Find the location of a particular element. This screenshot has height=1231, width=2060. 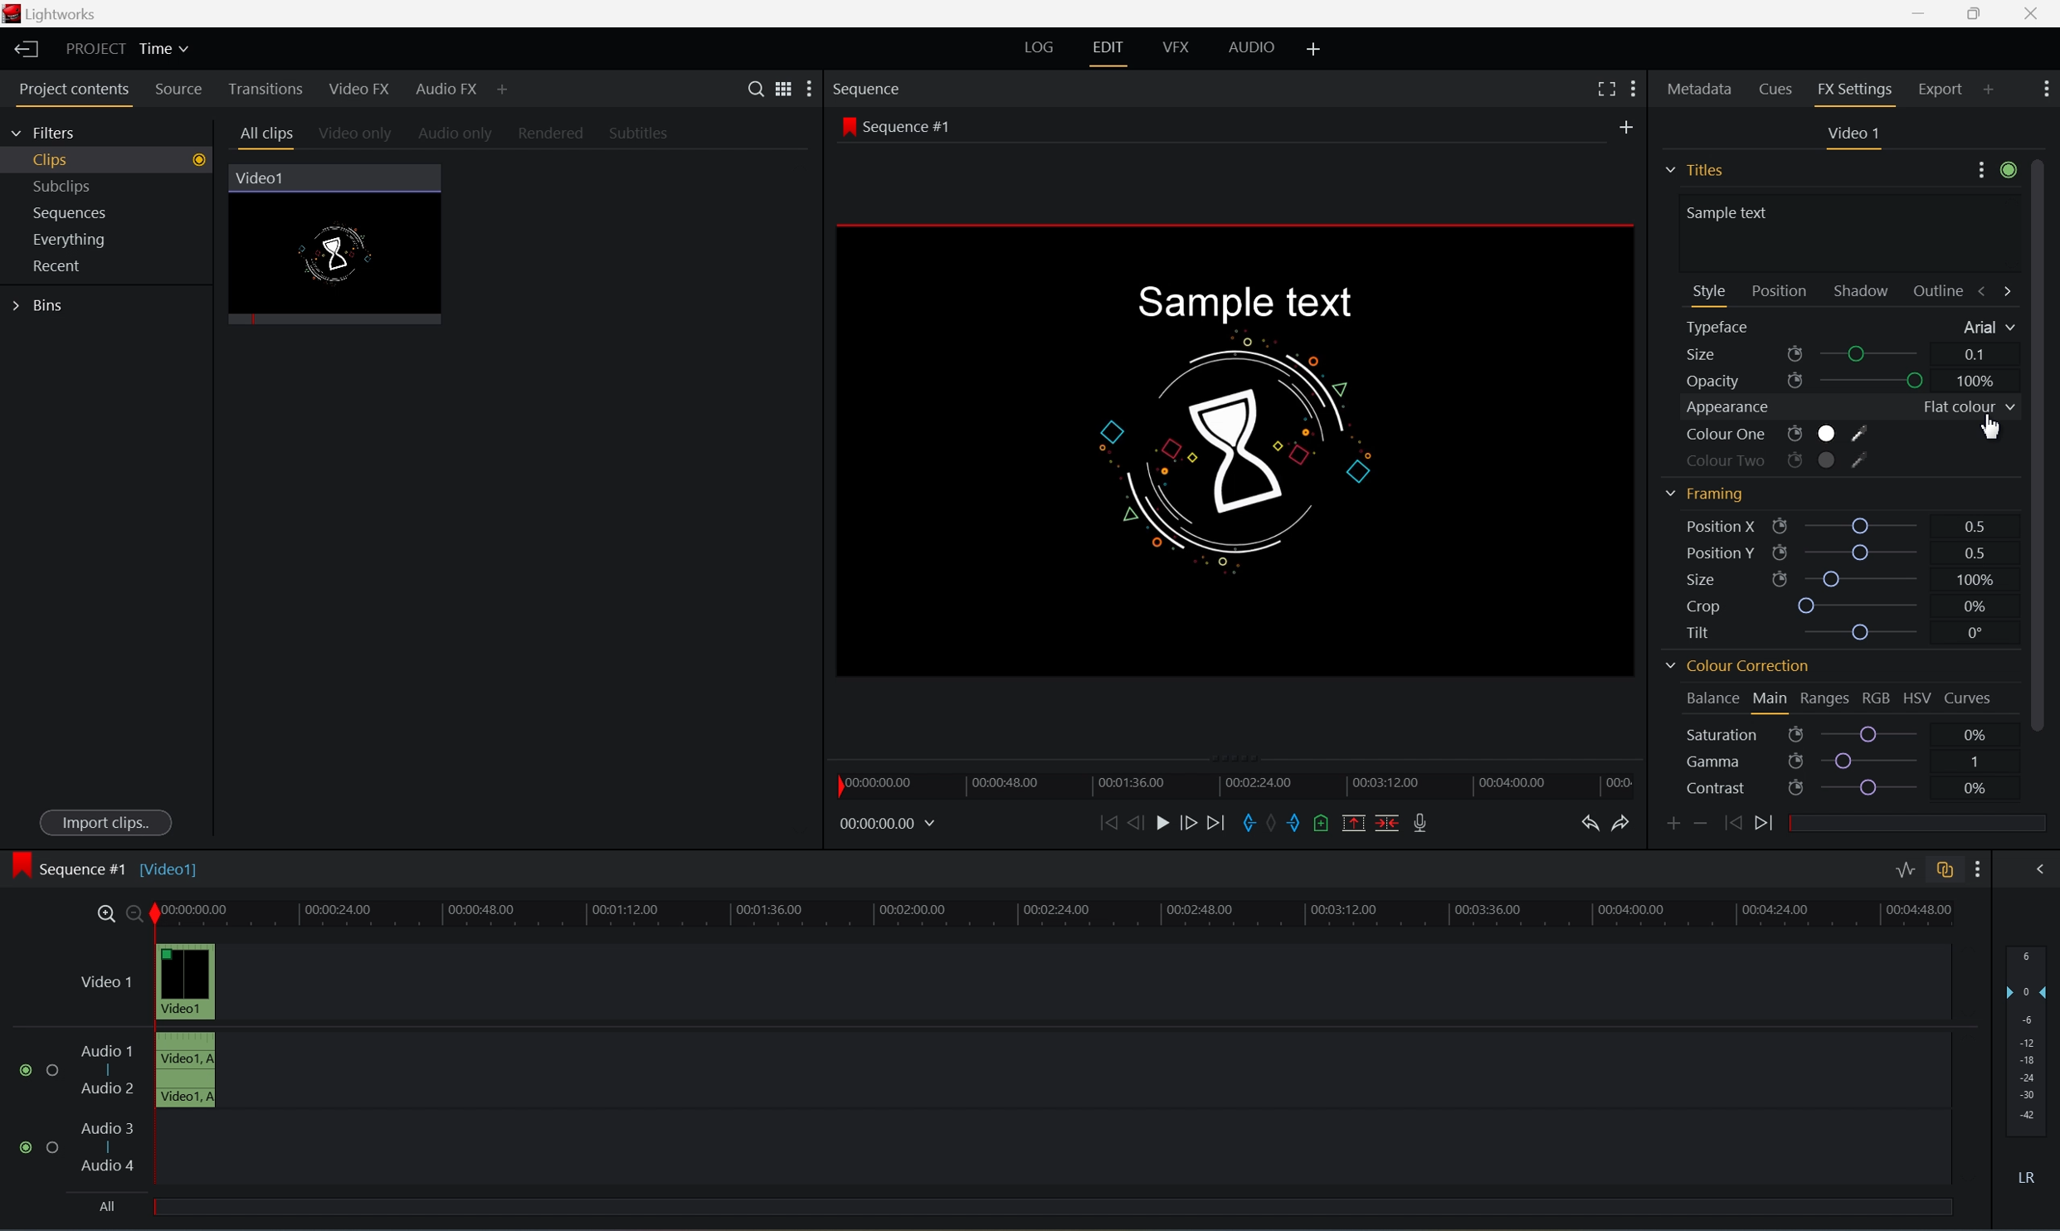

add keyframe at the current position is located at coordinates (1675, 823).